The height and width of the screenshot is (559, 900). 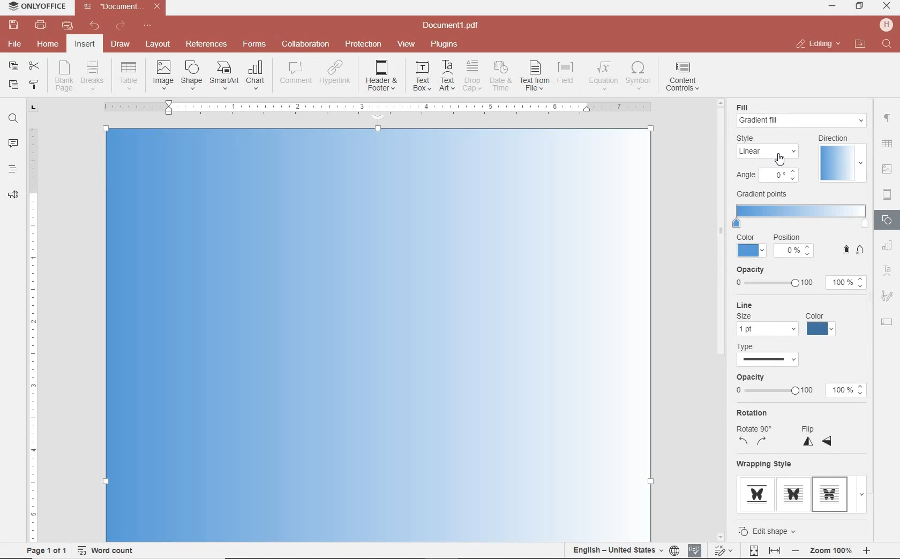 I want to click on TEXT FIELD, so click(x=887, y=321).